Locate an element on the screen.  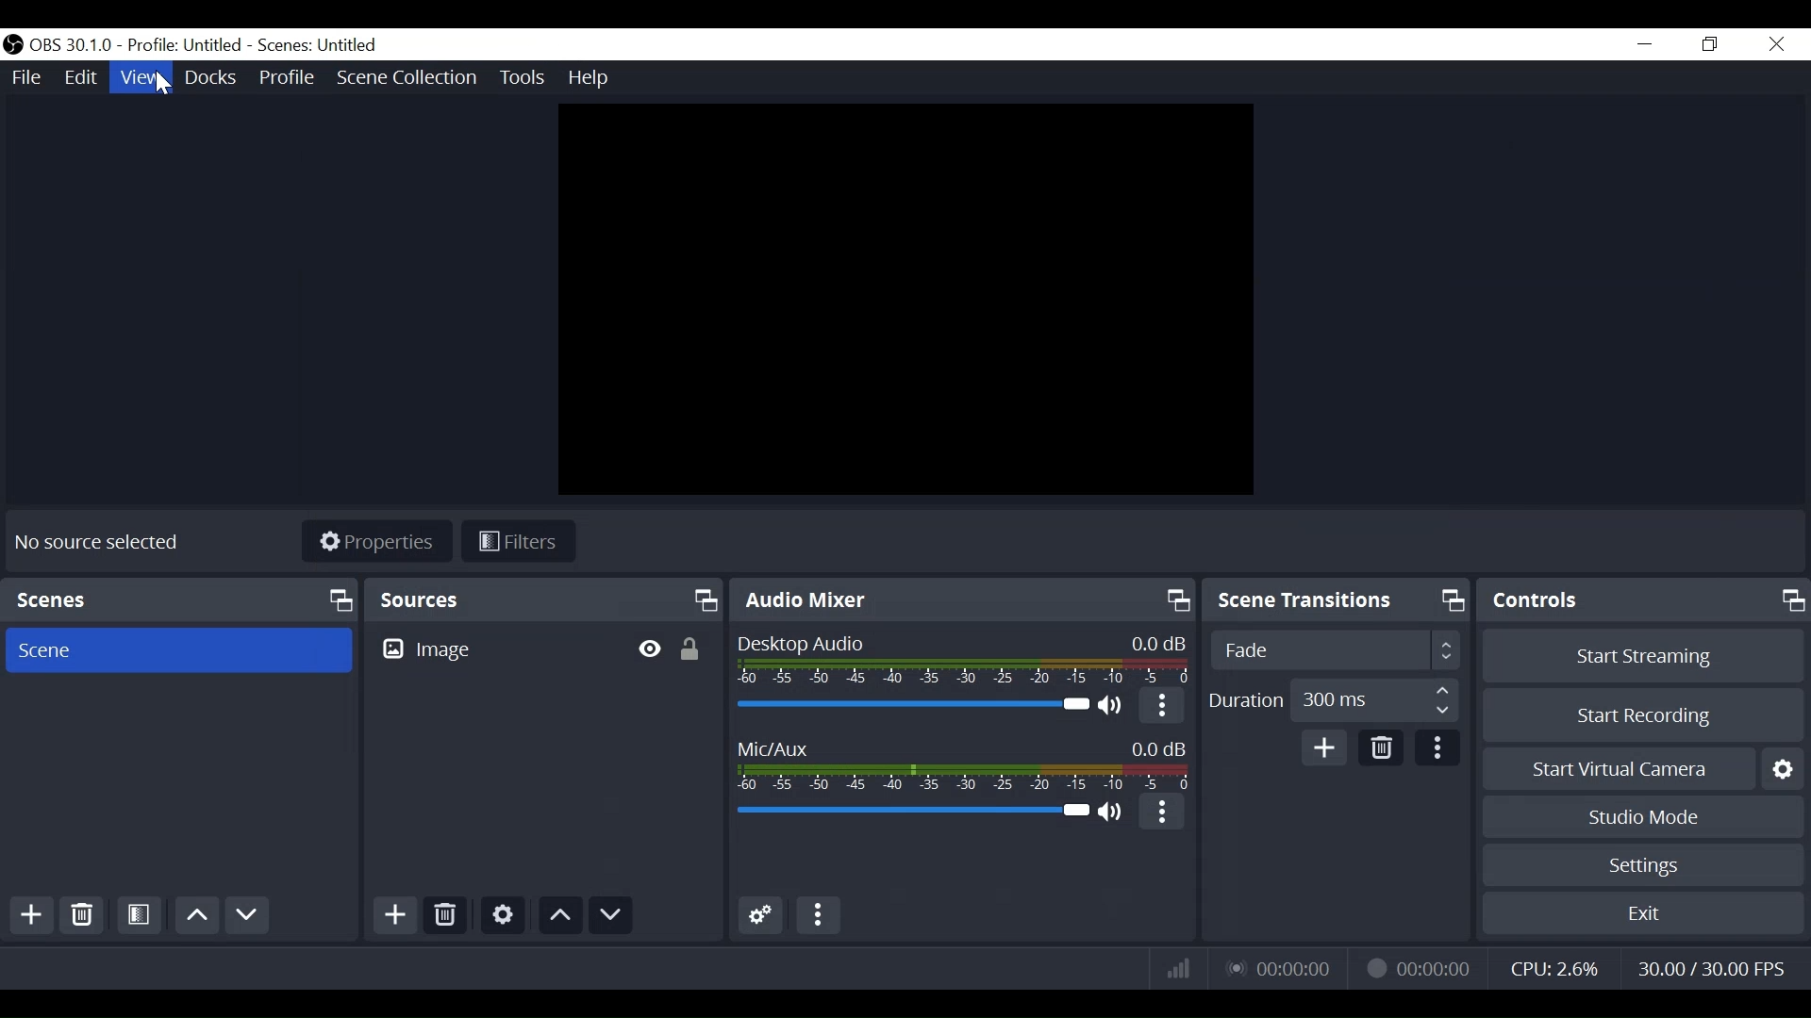
Add  is located at coordinates (1325, 749).